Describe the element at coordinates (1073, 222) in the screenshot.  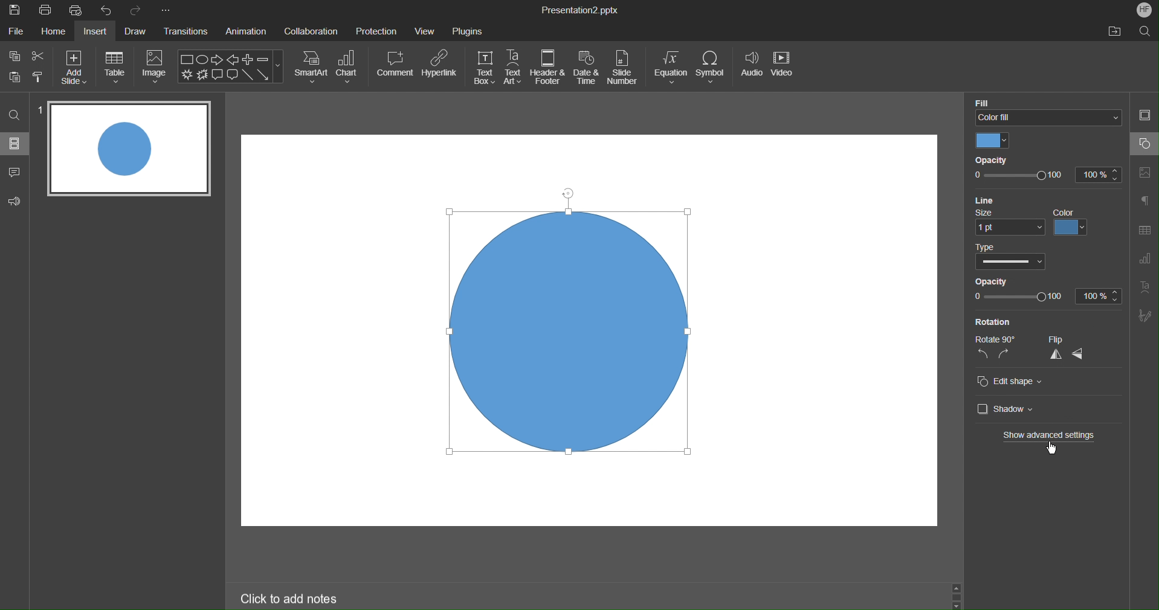
I see `color` at that location.